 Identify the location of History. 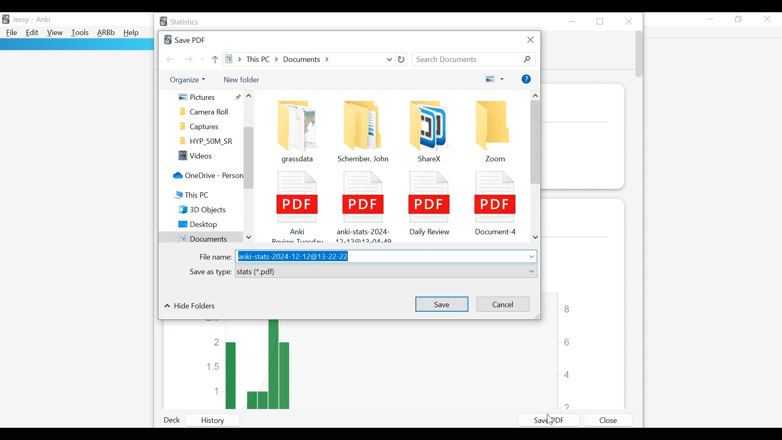
(221, 420).